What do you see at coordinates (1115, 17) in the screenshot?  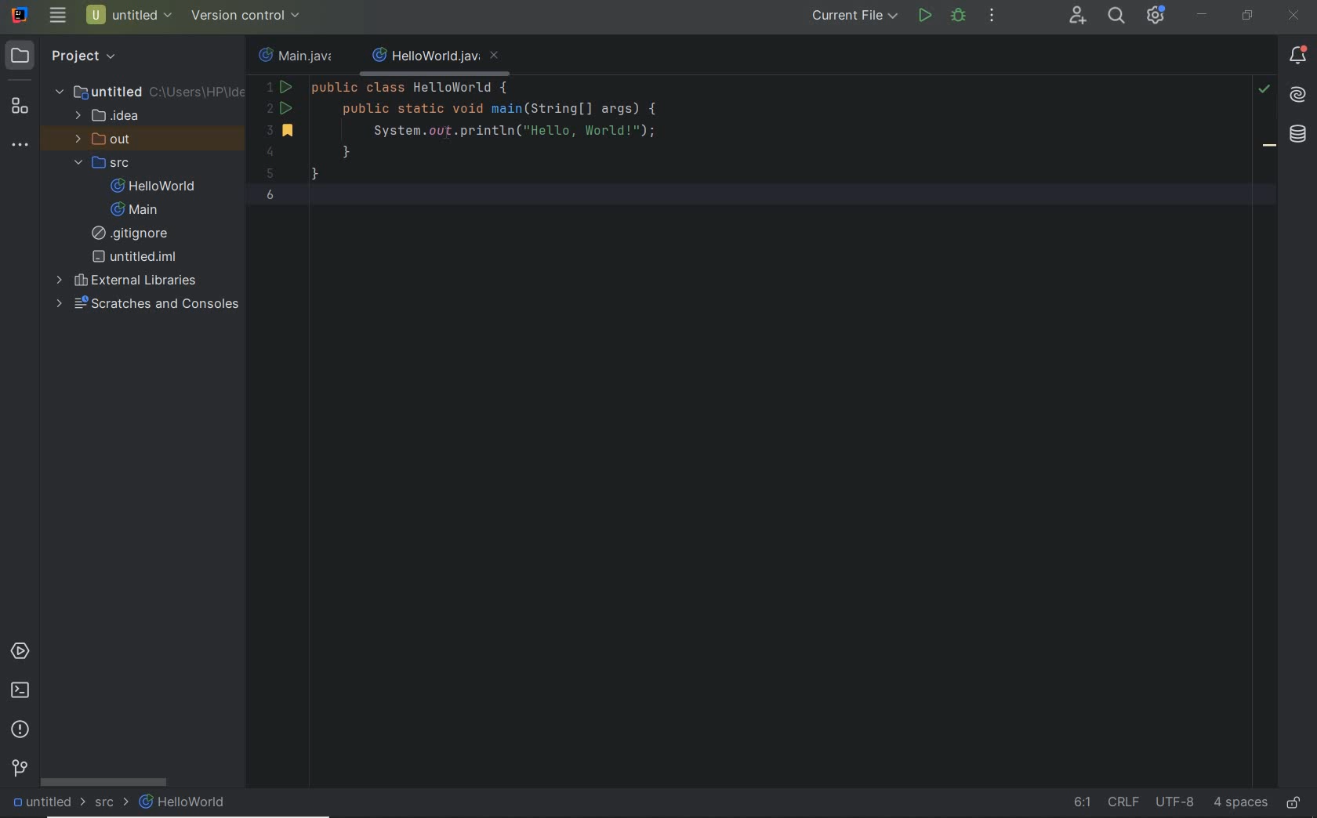 I see `search` at bounding box center [1115, 17].